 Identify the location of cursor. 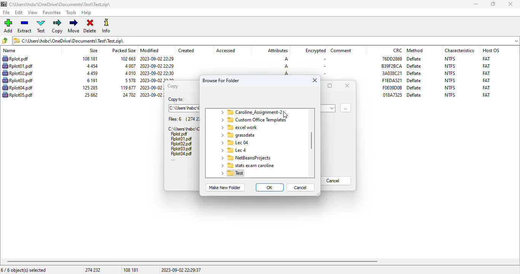
(286, 115).